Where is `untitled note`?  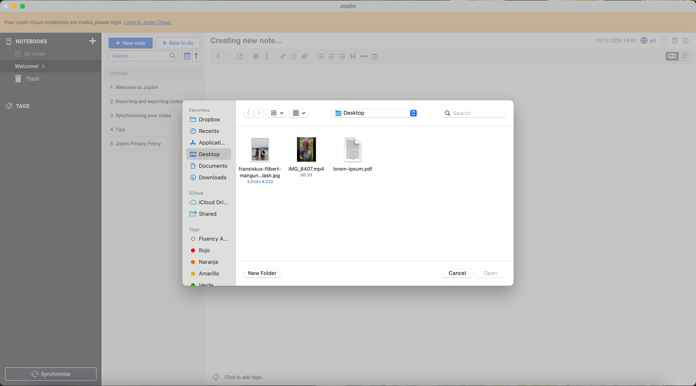
untitled note is located at coordinates (152, 73).